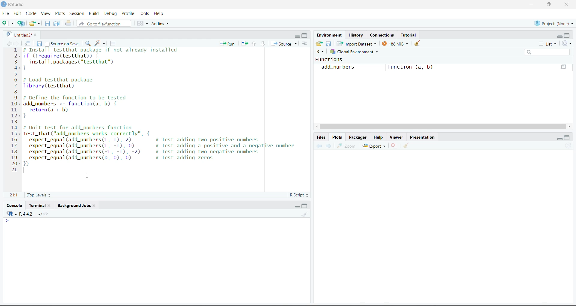 This screenshot has width=576, height=306. Describe the element at coordinates (88, 43) in the screenshot. I see `find/replace` at that location.